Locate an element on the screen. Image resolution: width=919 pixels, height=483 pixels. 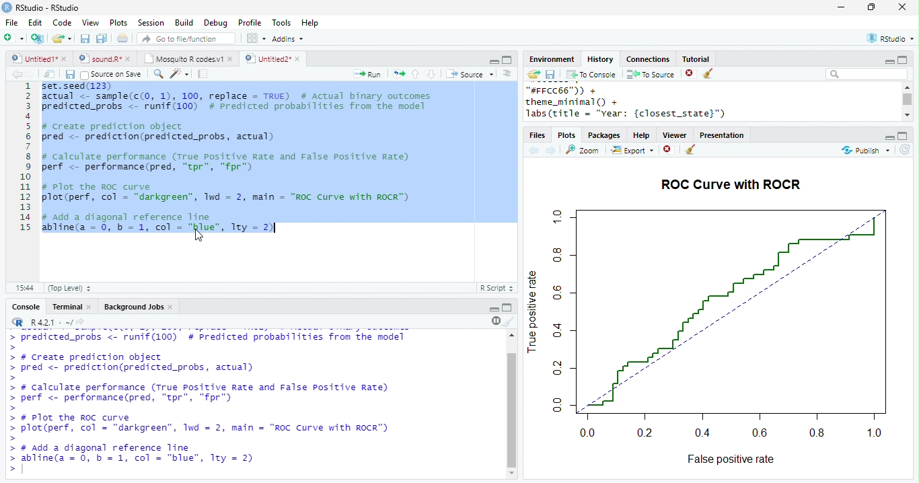
True positive rate is located at coordinates (534, 309).